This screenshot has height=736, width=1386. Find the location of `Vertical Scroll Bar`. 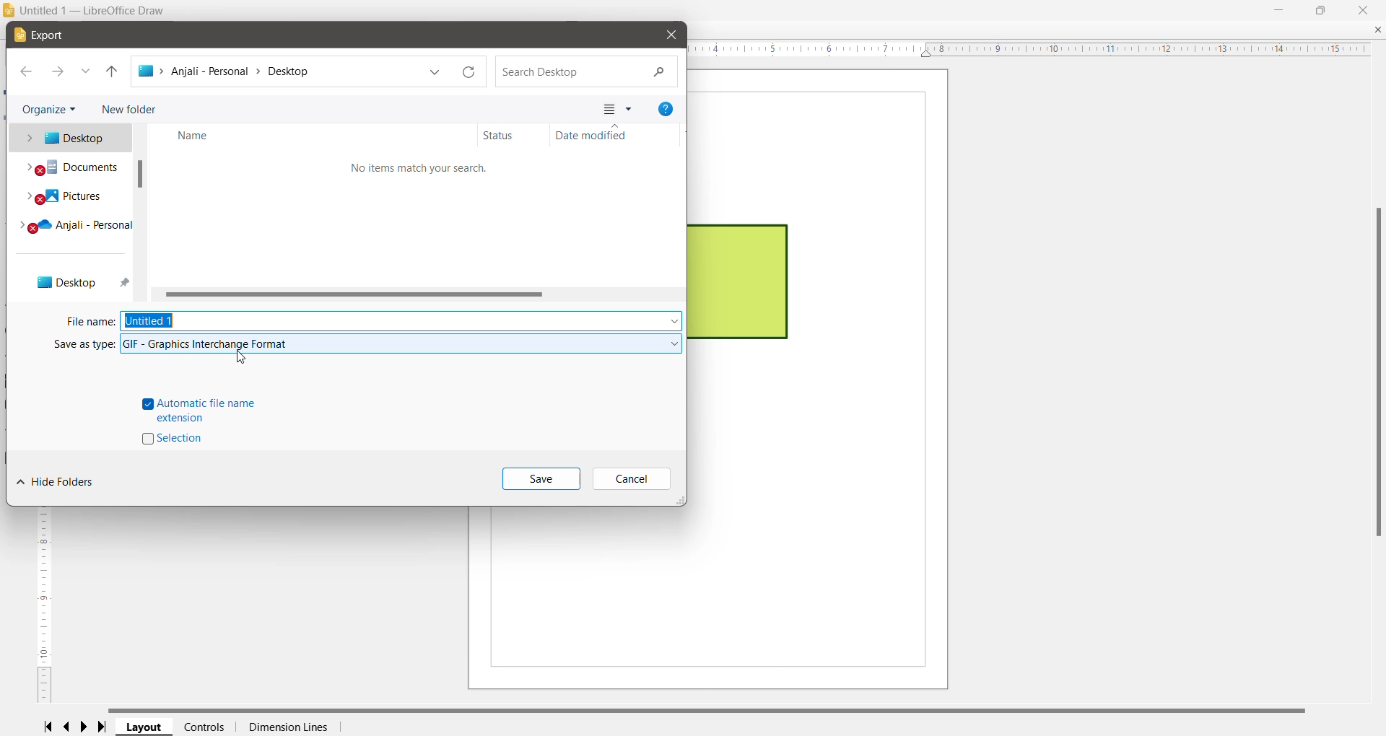

Vertical Scroll Bar is located at coordinates (142, 212).